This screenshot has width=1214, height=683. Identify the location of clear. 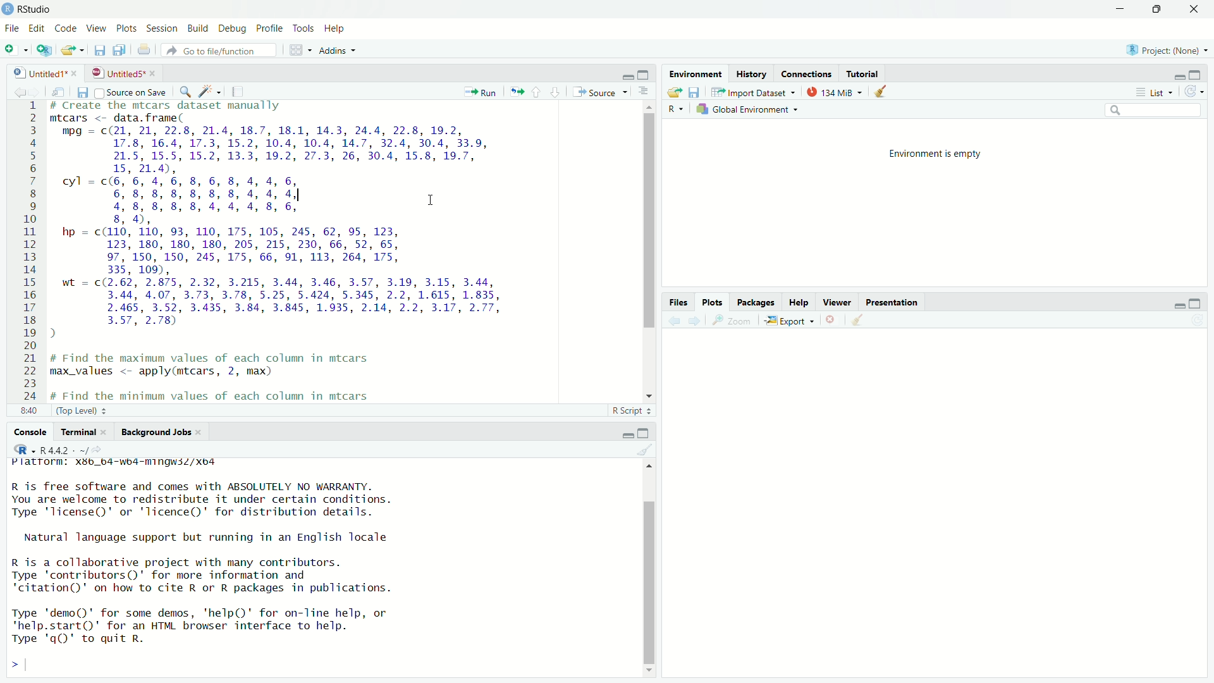
(643, 452).